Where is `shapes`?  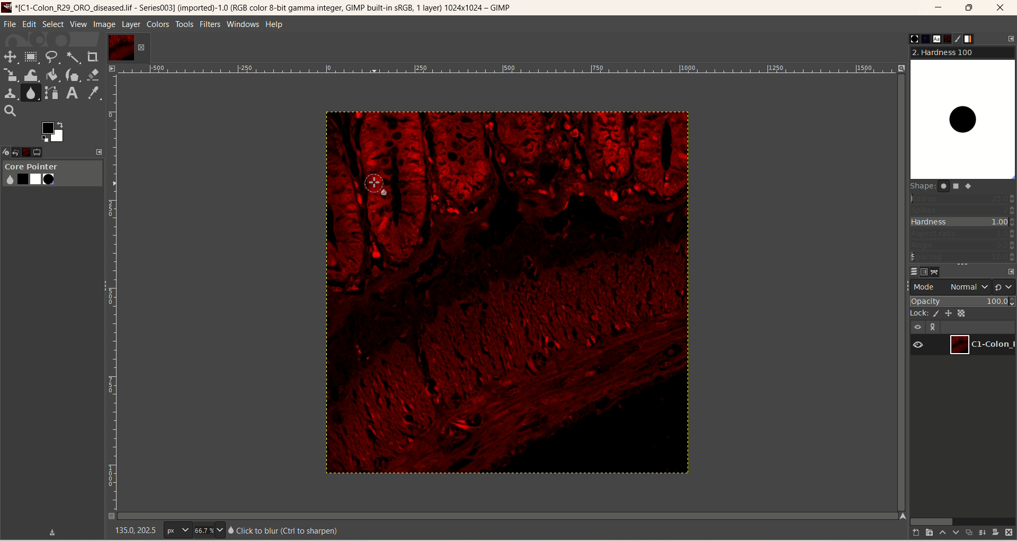 shapes is located at coordinates (947, 188).